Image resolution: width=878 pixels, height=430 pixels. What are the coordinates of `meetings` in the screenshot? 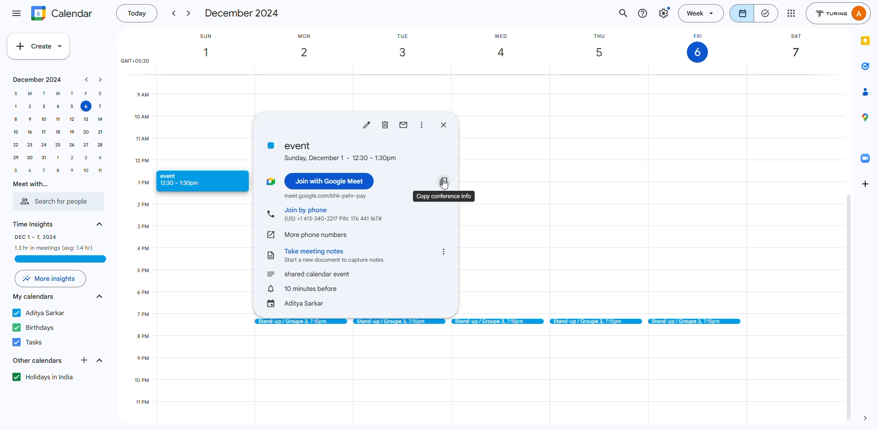 It's located at (595, 321).